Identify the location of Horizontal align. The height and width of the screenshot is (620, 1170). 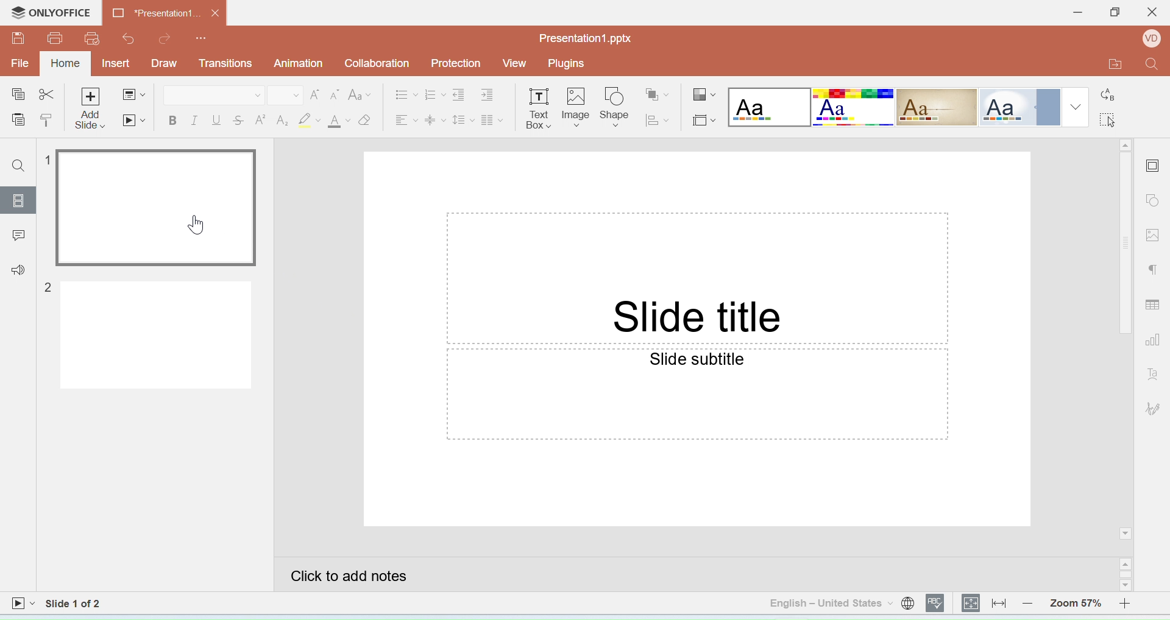
(405, 118).